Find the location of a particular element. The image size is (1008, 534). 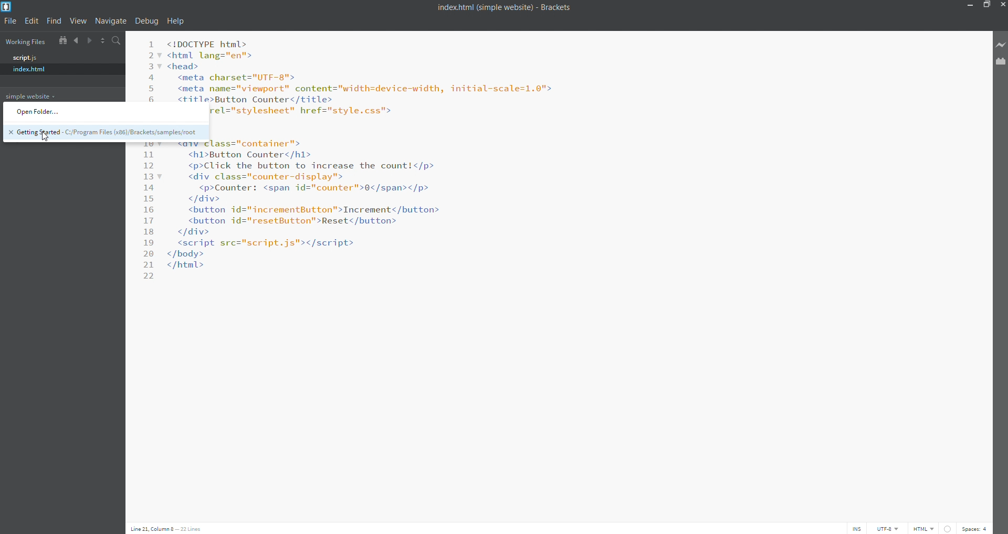

split horizontally/vertically is located at coordinates (103, 42).